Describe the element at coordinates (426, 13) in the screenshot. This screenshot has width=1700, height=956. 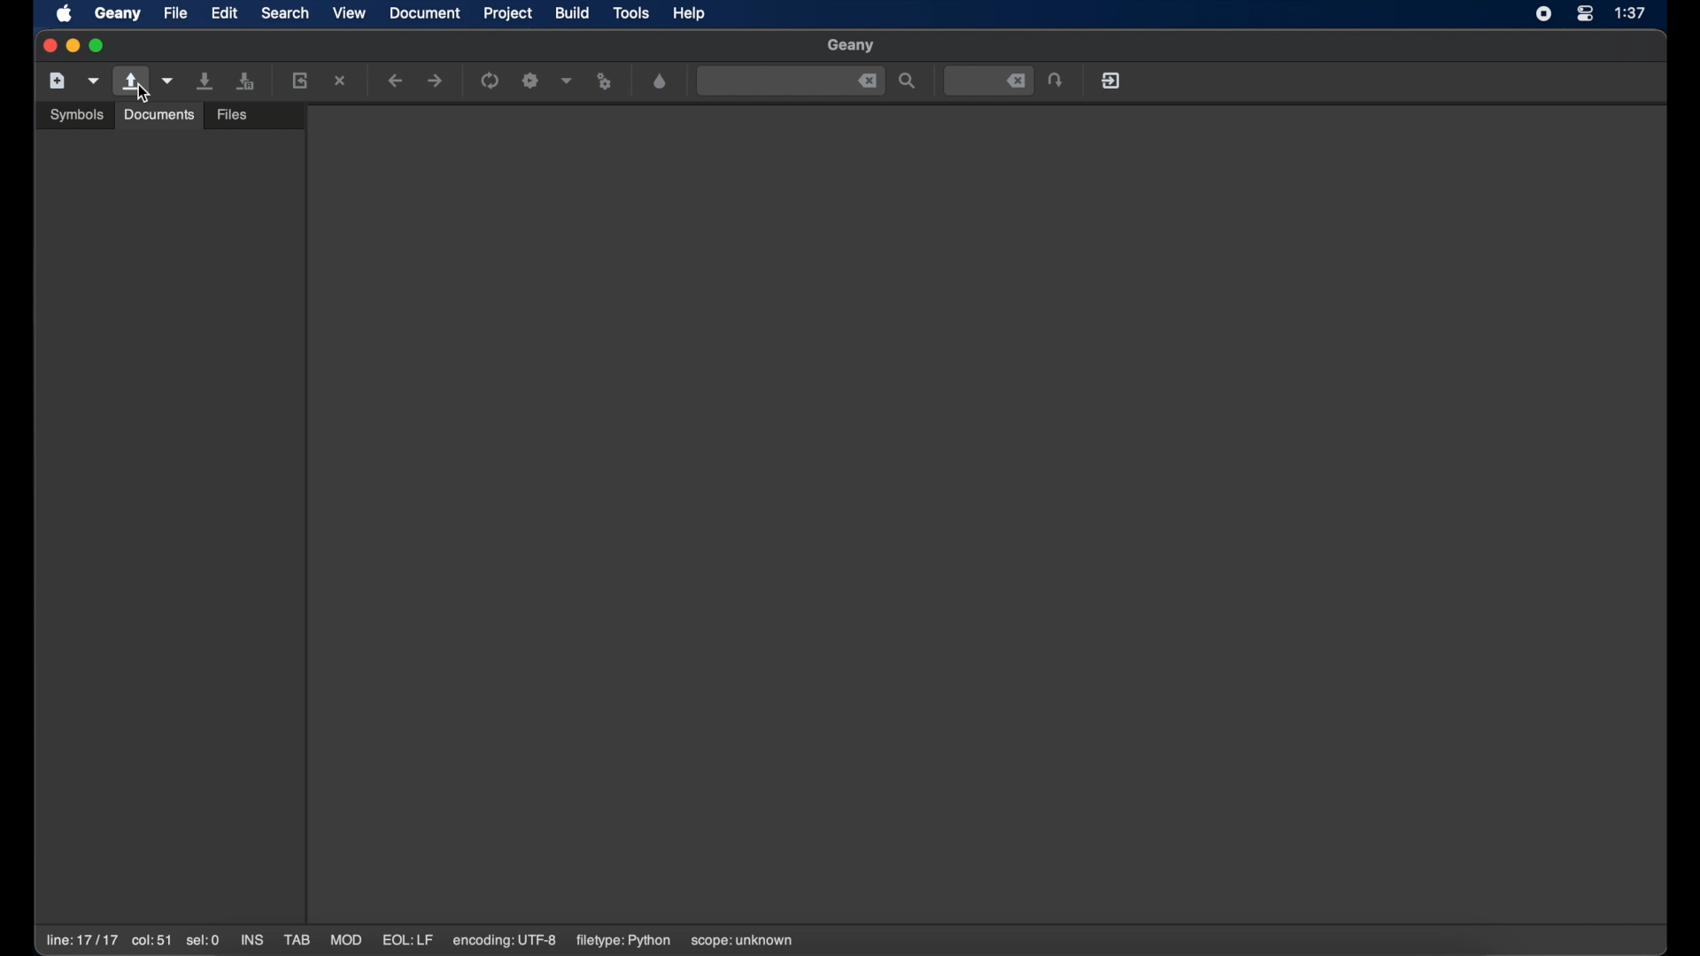
I see `document` at that location.